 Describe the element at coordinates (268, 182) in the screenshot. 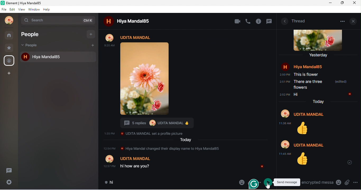

I see `send message` at that location.